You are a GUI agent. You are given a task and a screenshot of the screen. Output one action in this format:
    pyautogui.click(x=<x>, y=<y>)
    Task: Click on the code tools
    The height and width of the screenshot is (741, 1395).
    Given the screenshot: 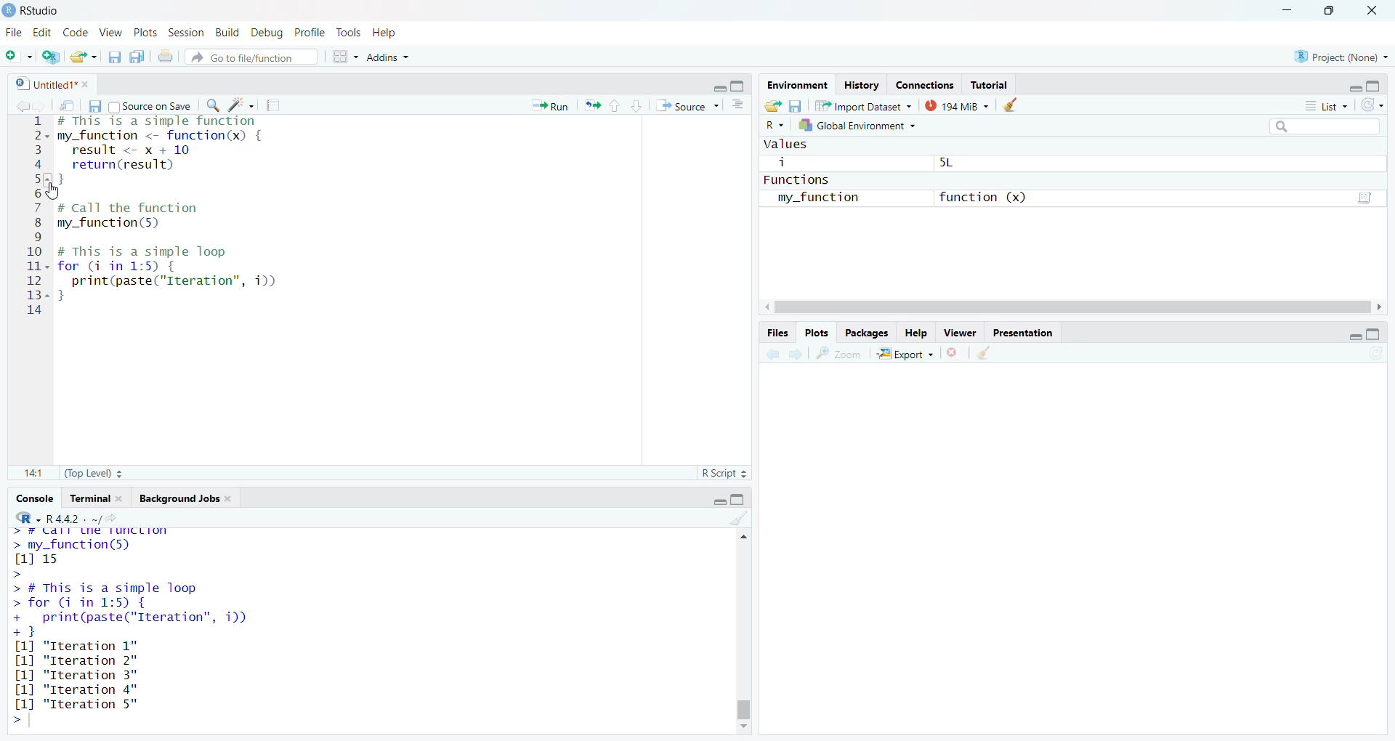 What is the action you would take?
    pyautogui.click(x=242, y=105)
    